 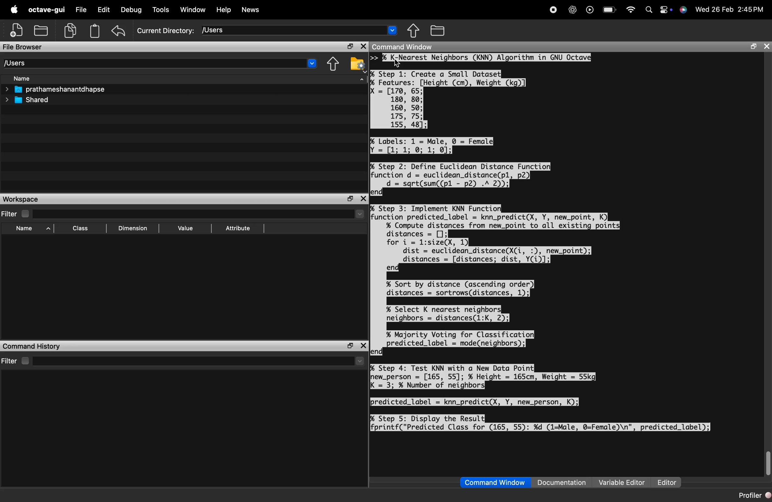 I want to click on Class, so click(x=81, y=228).